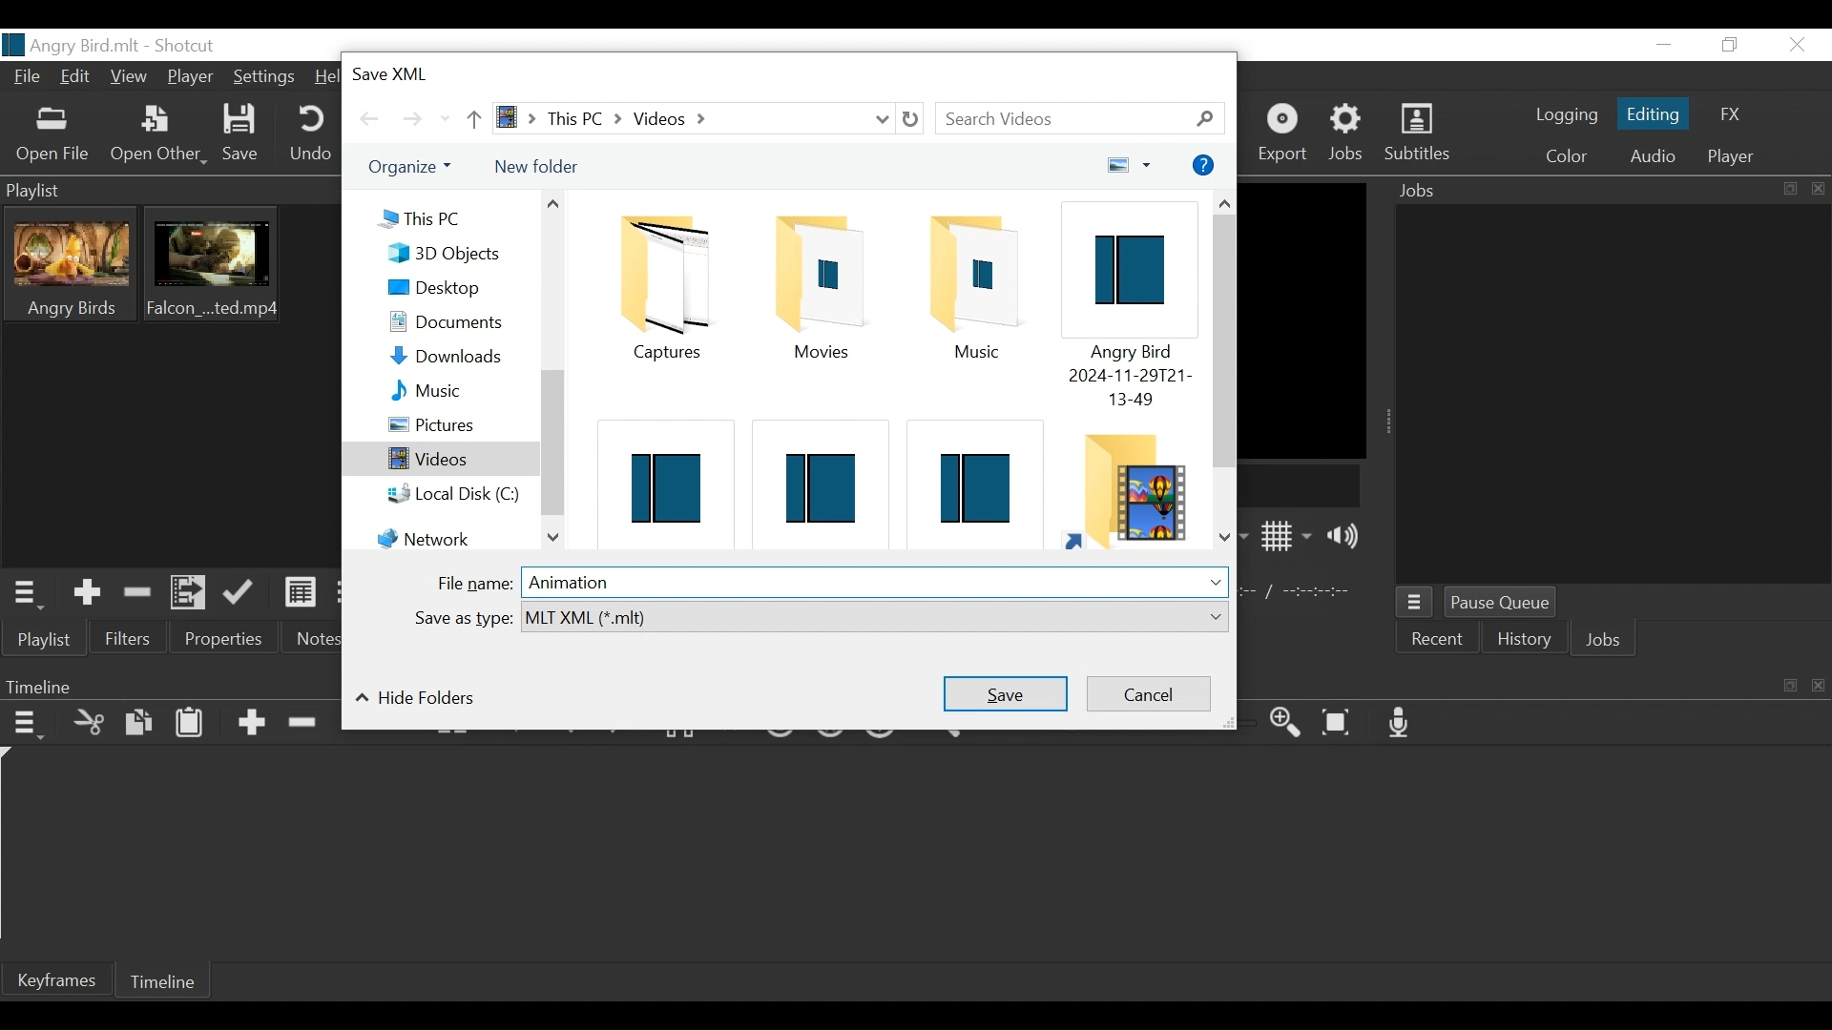 This screenshot has height=1030, width=1832. Describe the element at coordinates (129, 640) in the screenshot. I see `Filters` at that location.